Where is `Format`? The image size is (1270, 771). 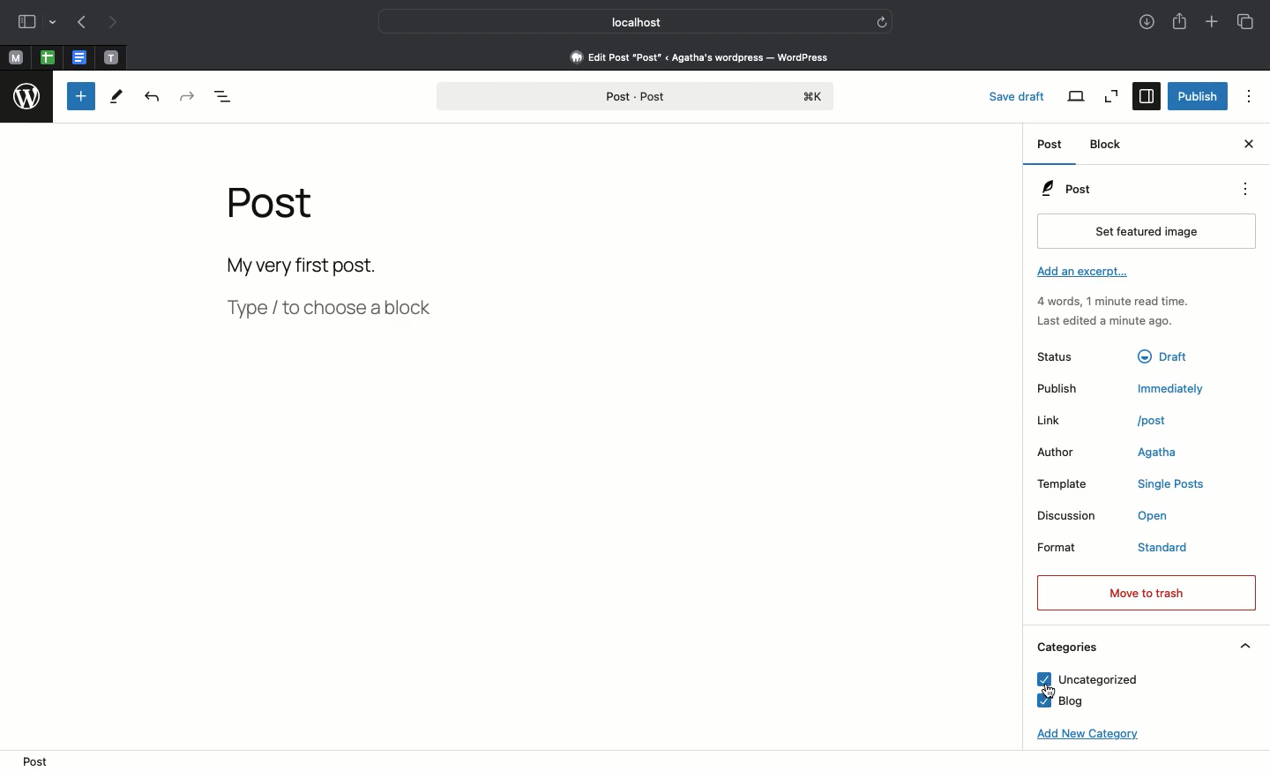
Format is located at coordinates (1072, 550).